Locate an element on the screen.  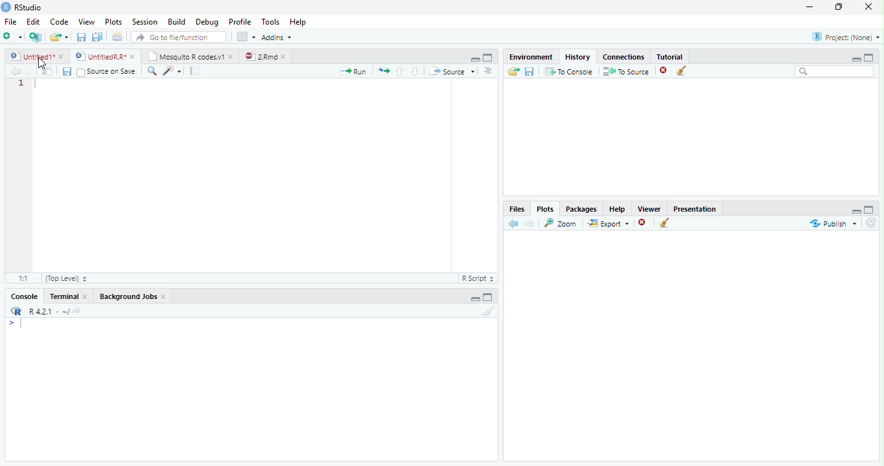
Maximize is located at coordinates (842, 8).